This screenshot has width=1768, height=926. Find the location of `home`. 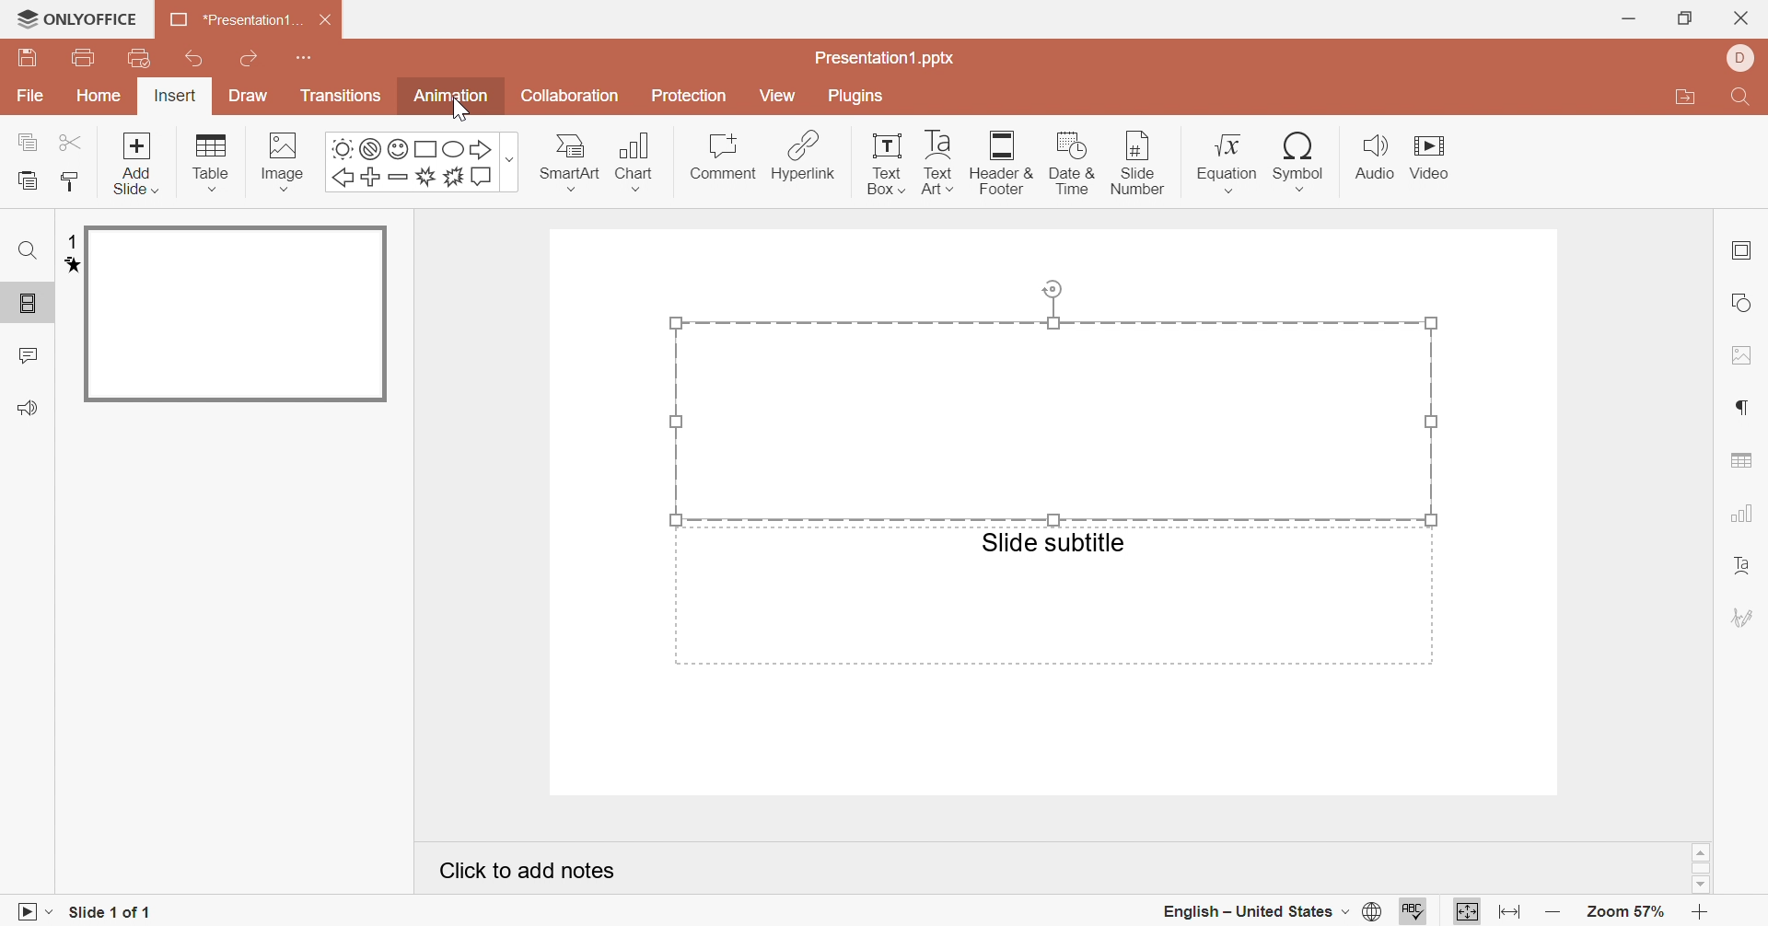

home is located at coordinates (100, 95).